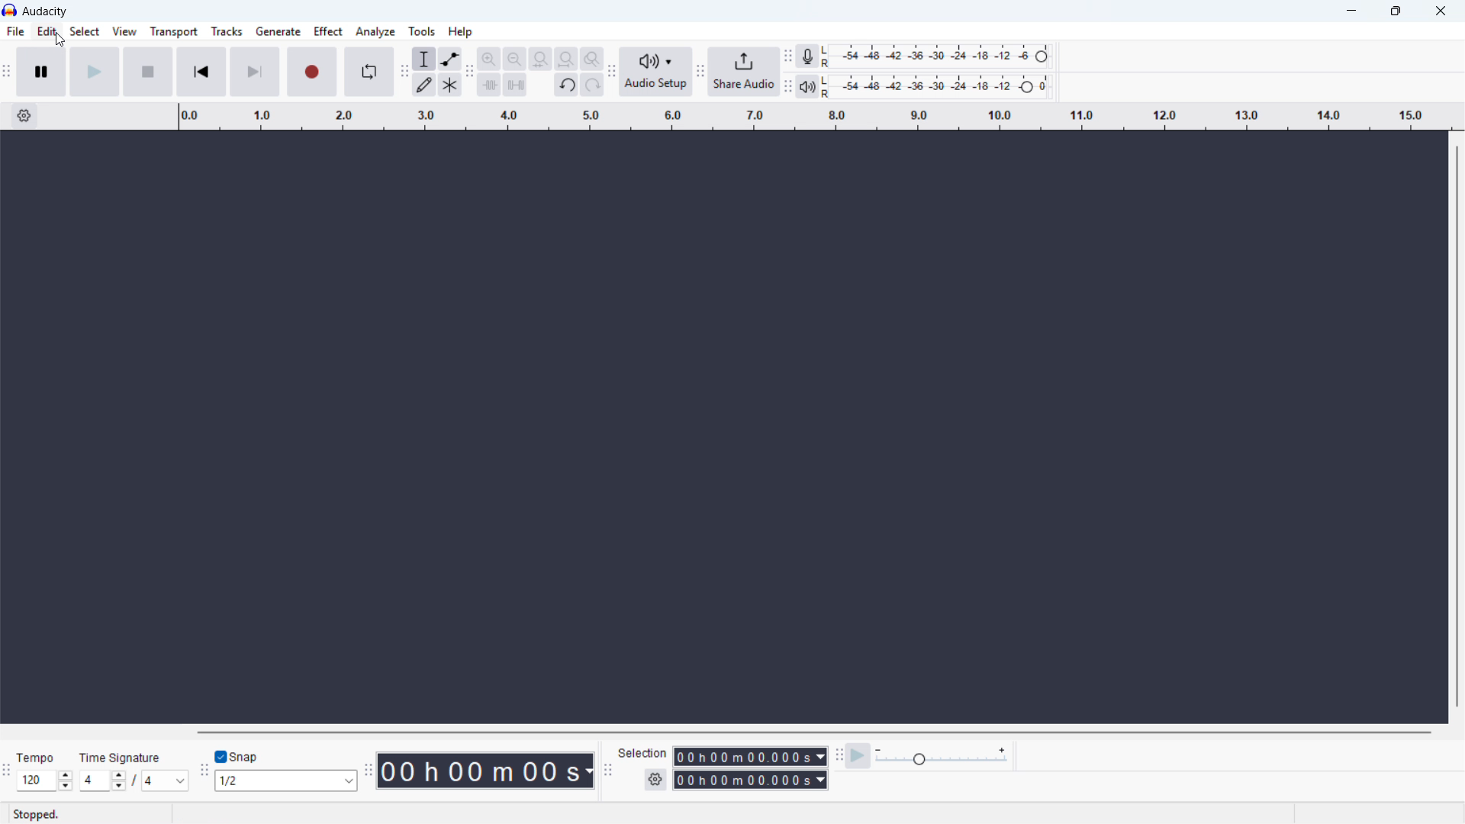  Describe the element at coordinates (60, 40) in the screenshot. I see `cursor` at that location.